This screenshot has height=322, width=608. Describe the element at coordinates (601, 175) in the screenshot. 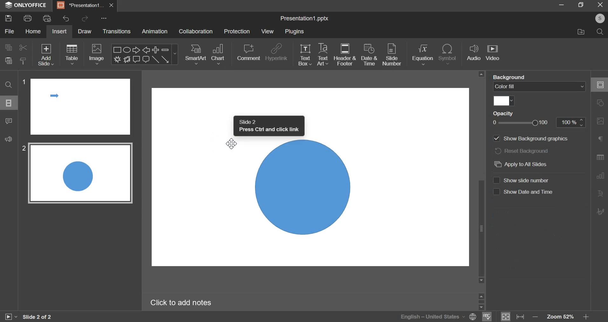

I see `Chart settings` at that location.